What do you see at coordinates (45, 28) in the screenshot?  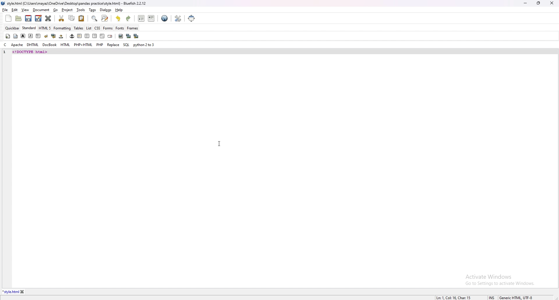 I see `html 5` at bounding box center [45, 28].